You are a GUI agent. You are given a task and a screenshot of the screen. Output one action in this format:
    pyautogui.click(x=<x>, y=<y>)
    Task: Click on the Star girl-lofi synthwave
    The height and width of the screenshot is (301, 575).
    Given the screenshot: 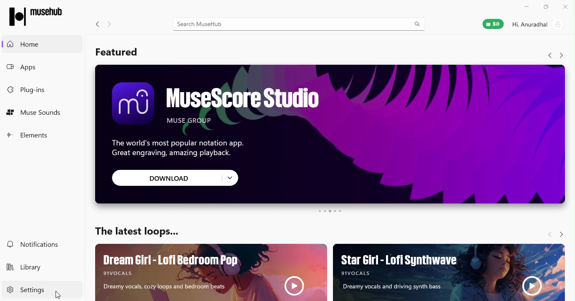 What is the action you would take?
    pyautogui.click(x=448, y=272)
    